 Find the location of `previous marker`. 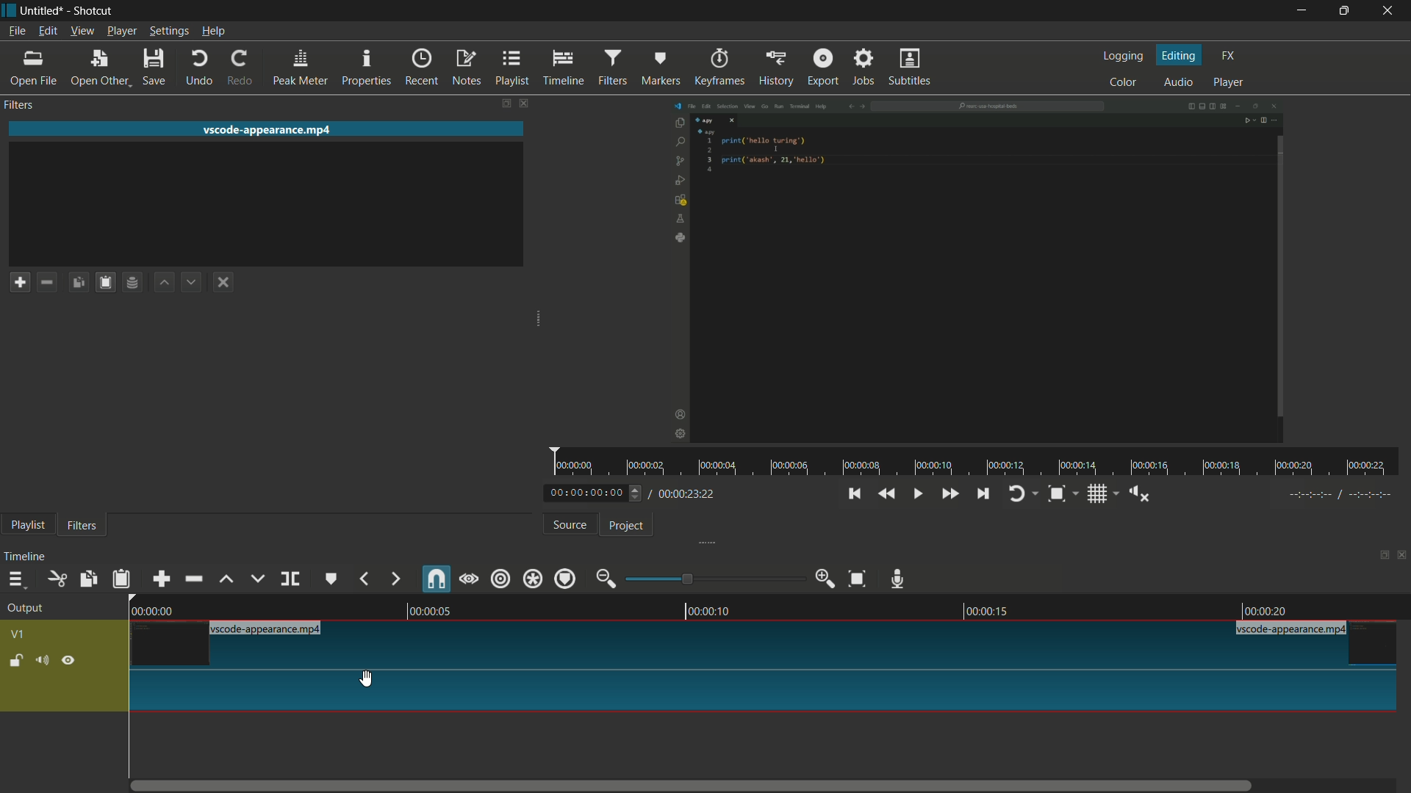

previous marker is located at coordinates (363, 579).